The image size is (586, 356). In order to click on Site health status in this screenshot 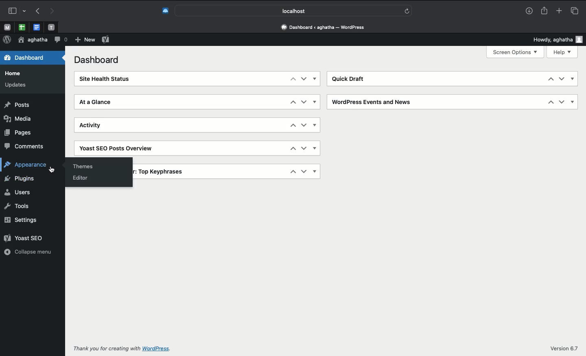, I will do `click(110, 79)`.